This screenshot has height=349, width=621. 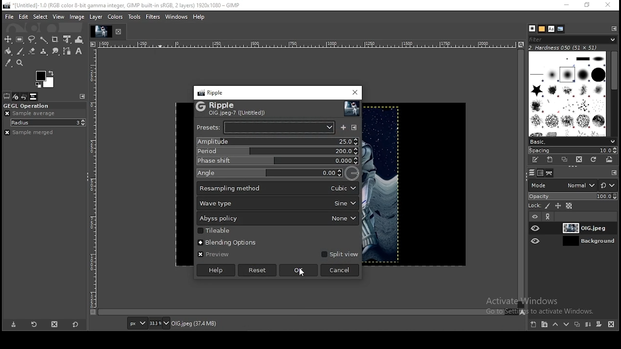 What do you see at coordinates (46, 79) in the screenshot?
I see `colors` at bounding box center [46, 79].